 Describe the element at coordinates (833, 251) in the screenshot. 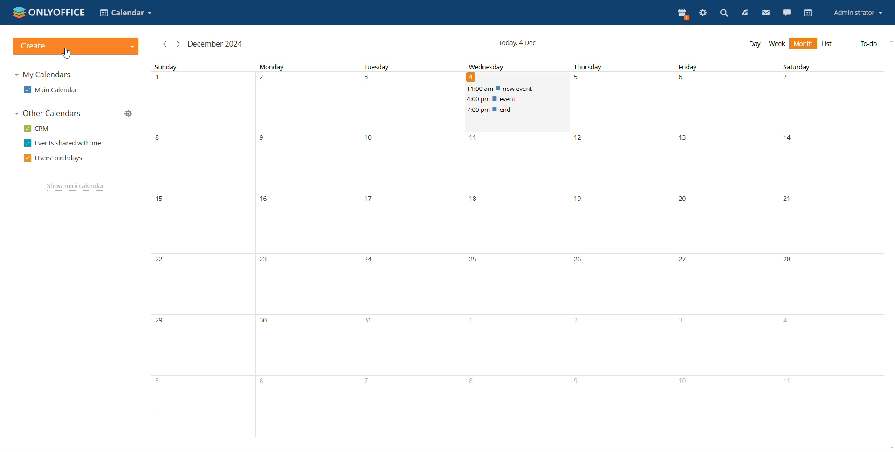

I see `saturday` at that location.